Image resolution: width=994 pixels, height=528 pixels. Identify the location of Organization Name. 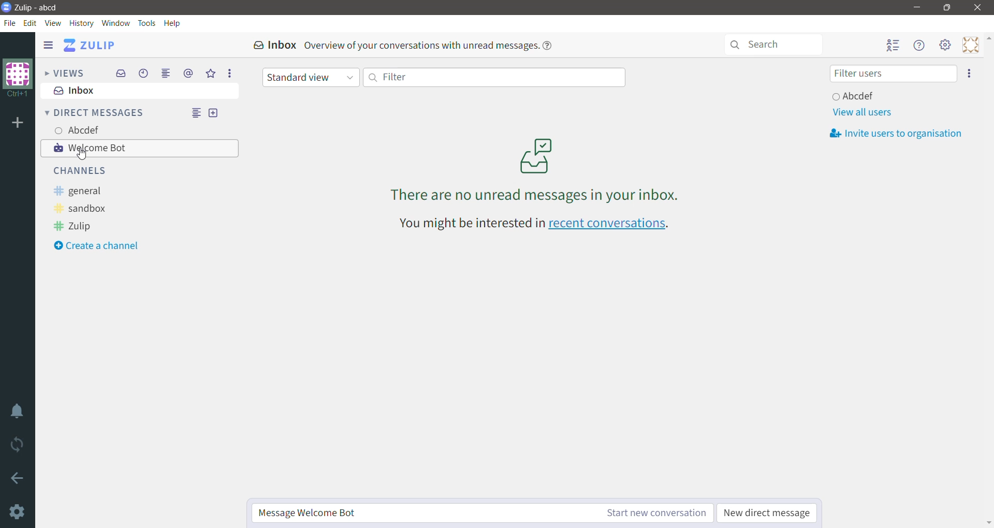
(17, 78).